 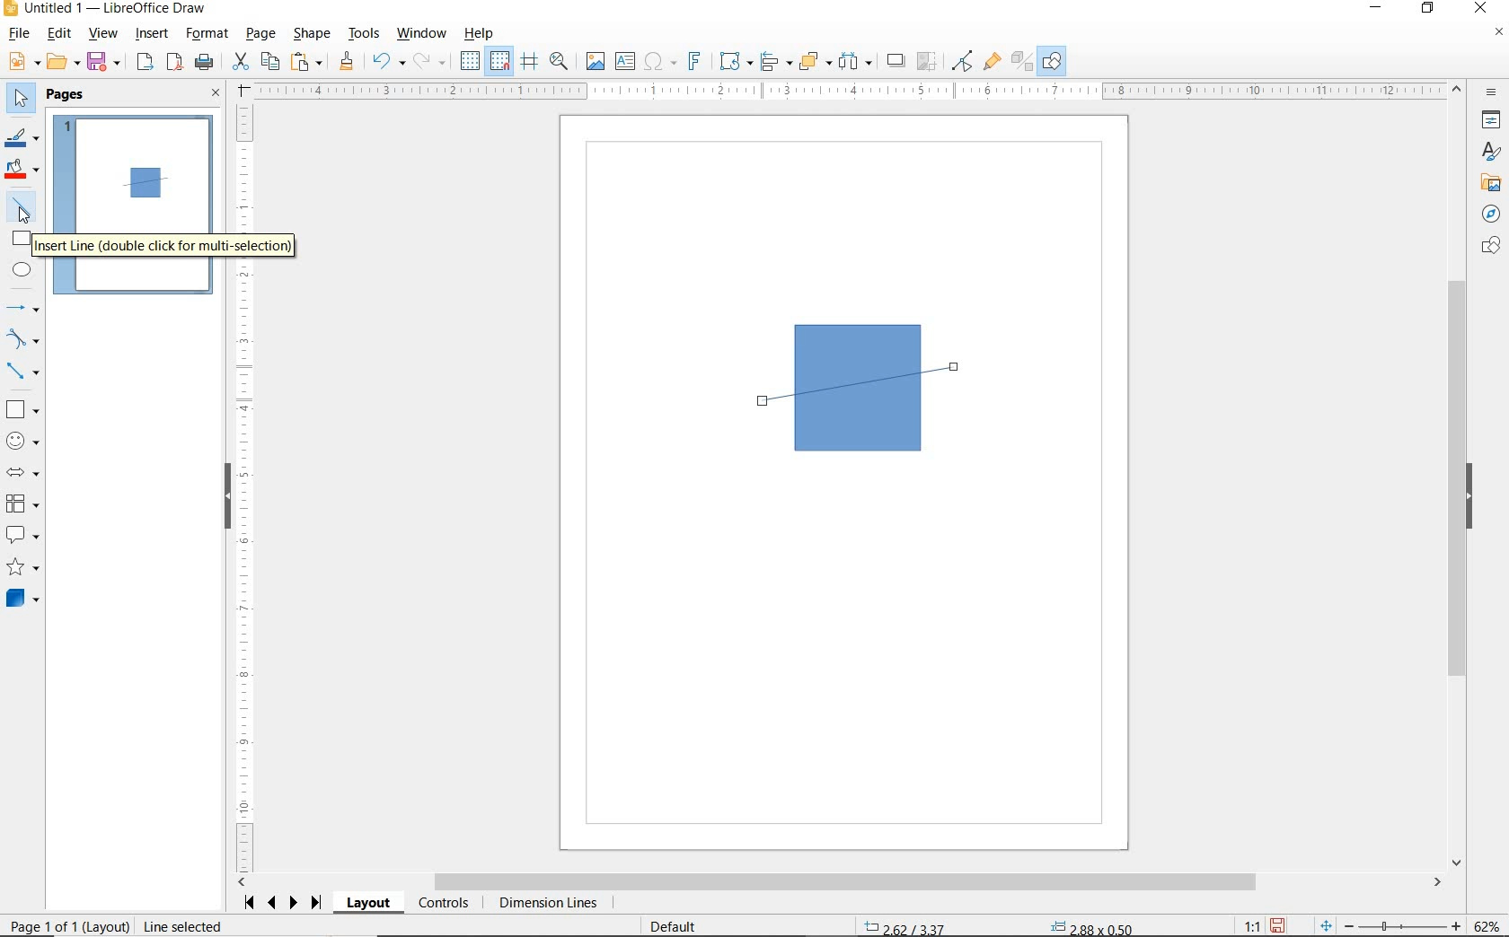 What do you see at coordinates (371, 903) in the screenshot?
I see `LAYOUT` at bounding box center [371, 903].